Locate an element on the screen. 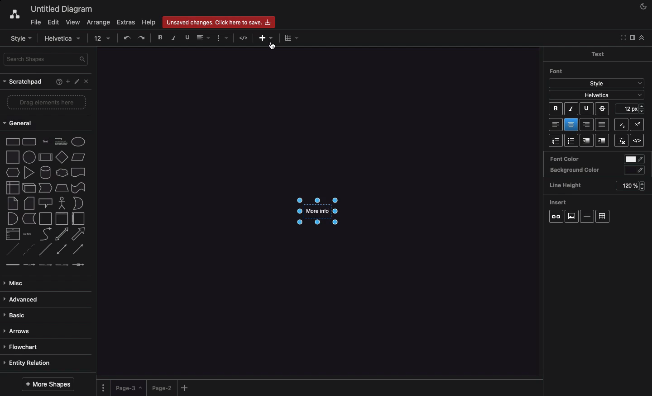  More info is located at coordinates (317, 211).